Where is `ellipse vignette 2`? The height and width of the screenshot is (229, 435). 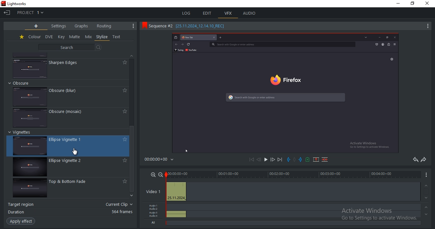 ellipse vignette 2 is located at coordinates (29, 168).